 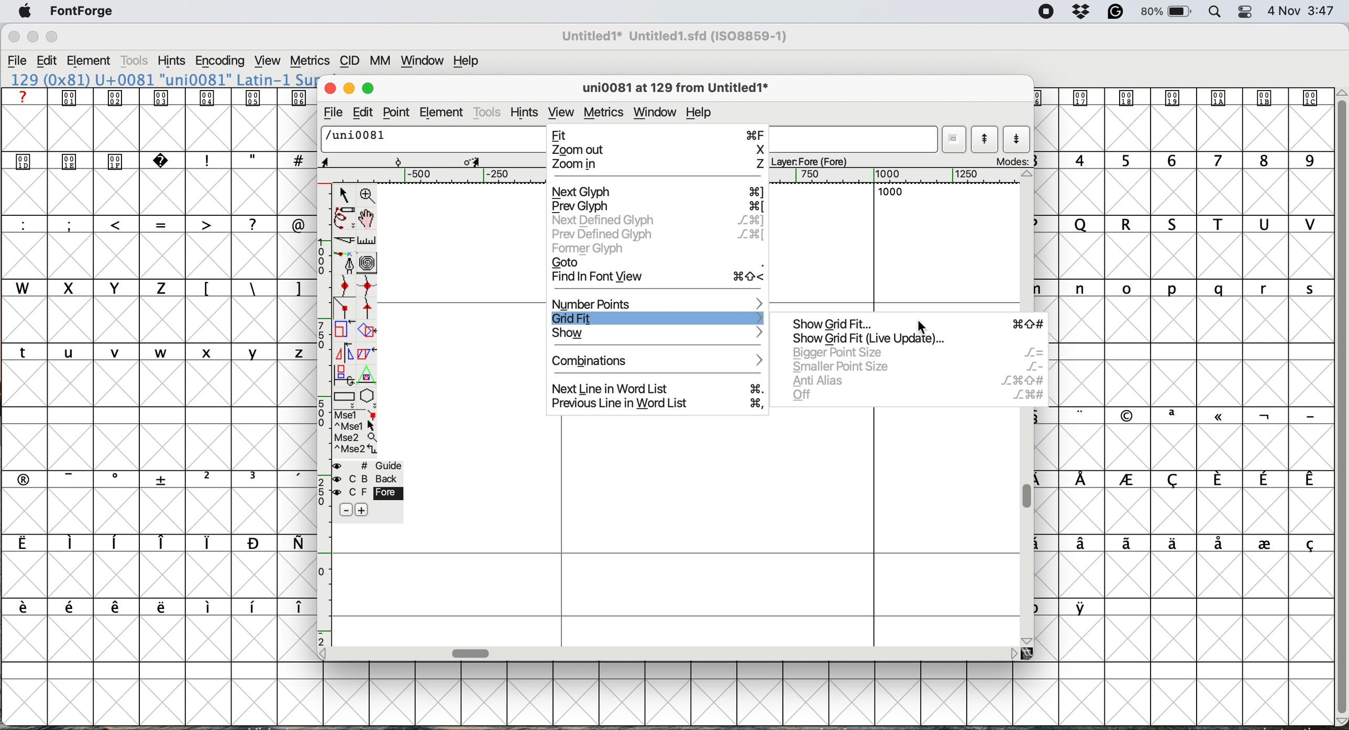 What do you see at coordinates (345, 352) in the screenshot?
I see `flip the selection` at bounding box center [345, 352].